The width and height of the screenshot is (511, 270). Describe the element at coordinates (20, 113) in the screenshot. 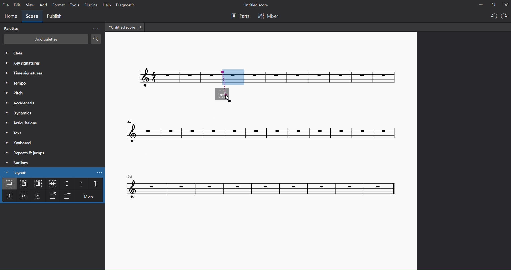

I see `dynamics` at that location.